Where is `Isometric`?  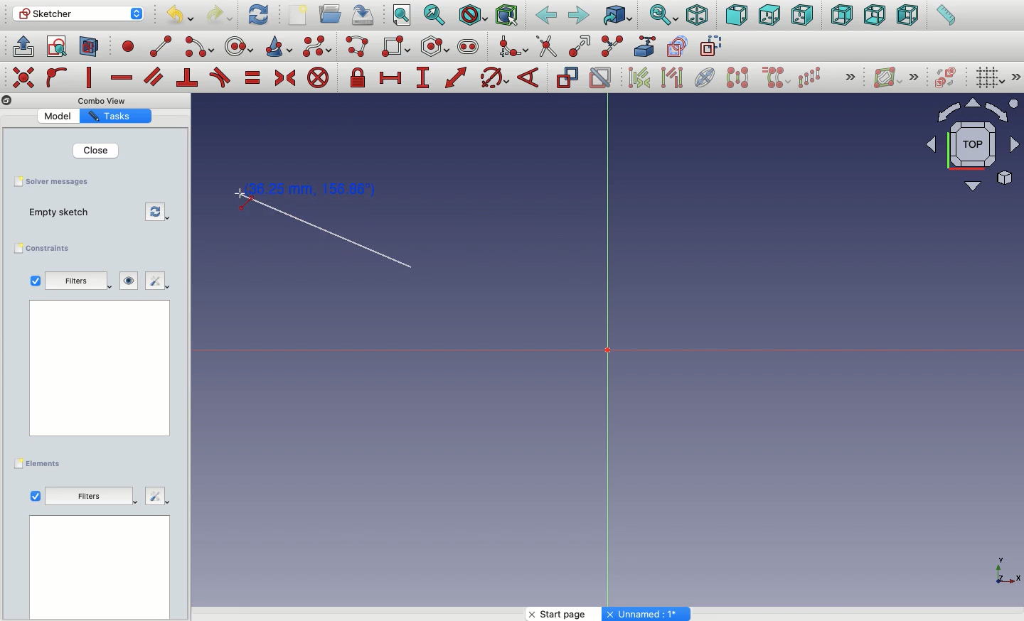
Isometric is located at coordinates (697, 15).